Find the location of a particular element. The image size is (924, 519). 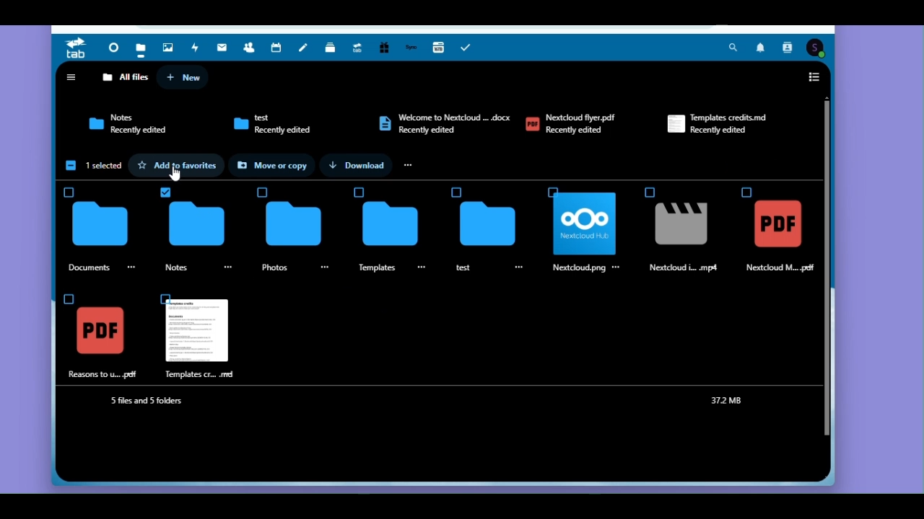

Icon is located at coordinates (384, 124).